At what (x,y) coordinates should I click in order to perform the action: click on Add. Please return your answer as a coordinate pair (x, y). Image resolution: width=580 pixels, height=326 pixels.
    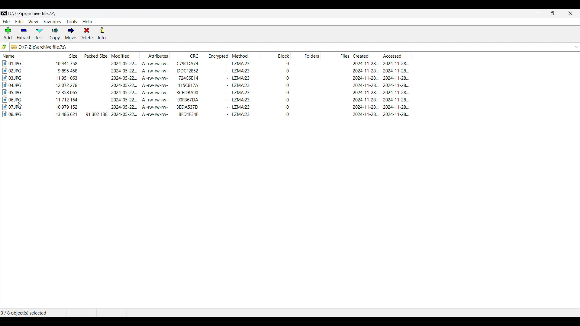
    Looking at the image, I should click on (8, 33).